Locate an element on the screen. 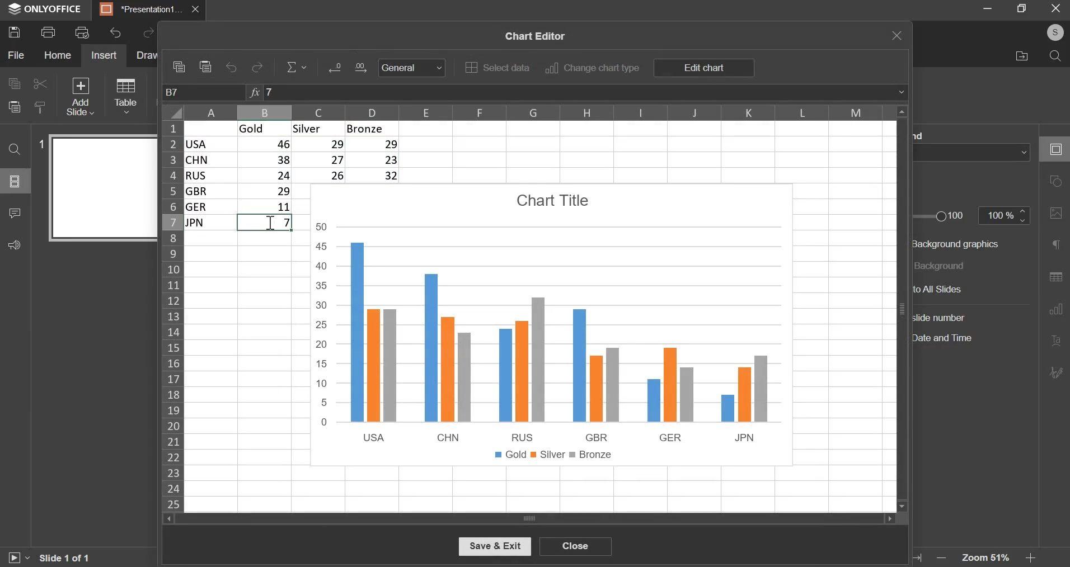  38 is located at coordinates (265, 160).